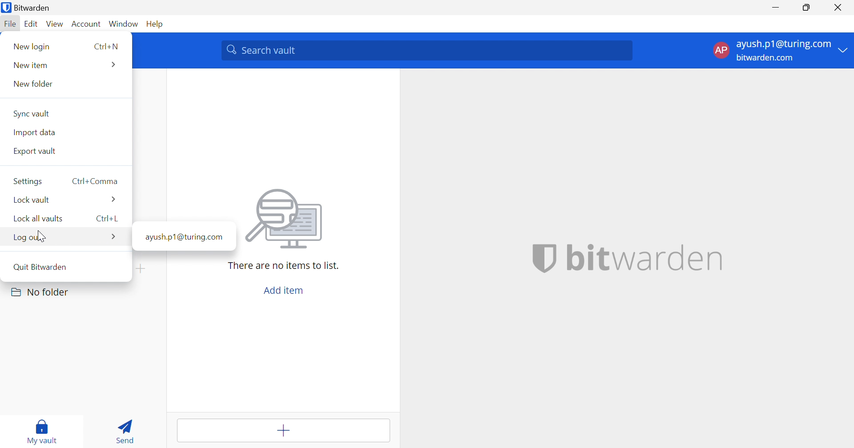 Image resolution: width=854 pixels, height=448 pixels. I want to click on Import data, so click(34, 132).